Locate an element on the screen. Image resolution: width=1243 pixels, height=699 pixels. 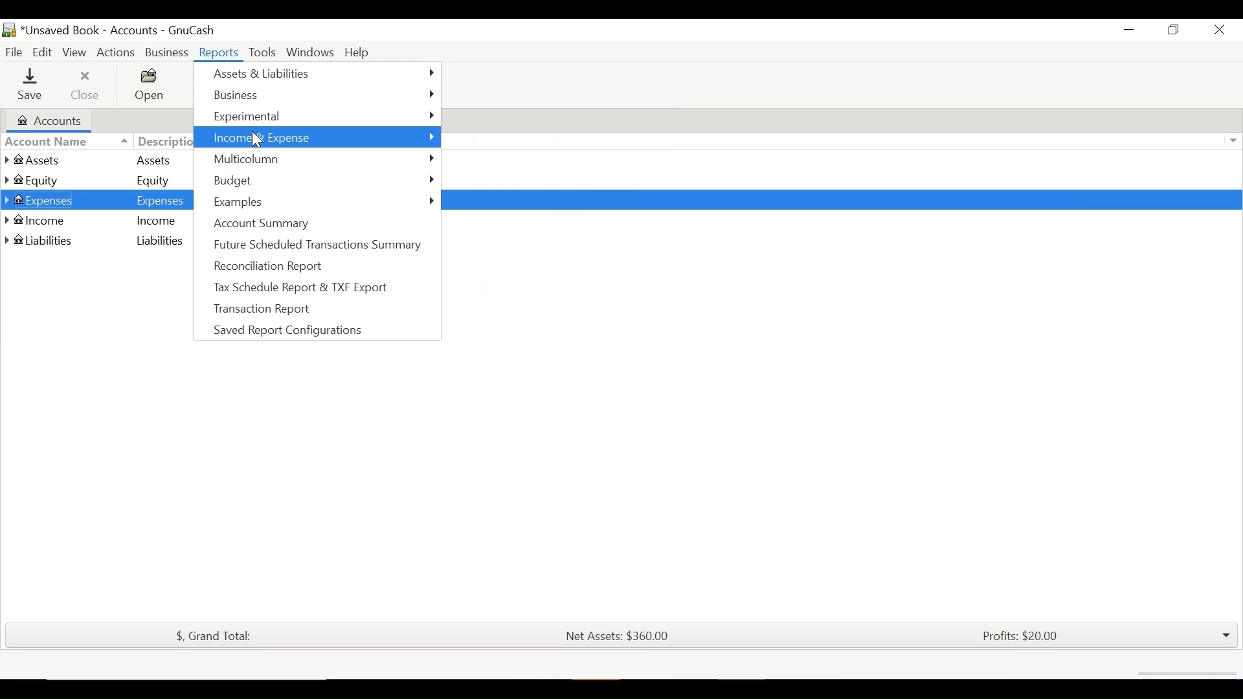
Income & Expenses is located at coordinates (315, 137).